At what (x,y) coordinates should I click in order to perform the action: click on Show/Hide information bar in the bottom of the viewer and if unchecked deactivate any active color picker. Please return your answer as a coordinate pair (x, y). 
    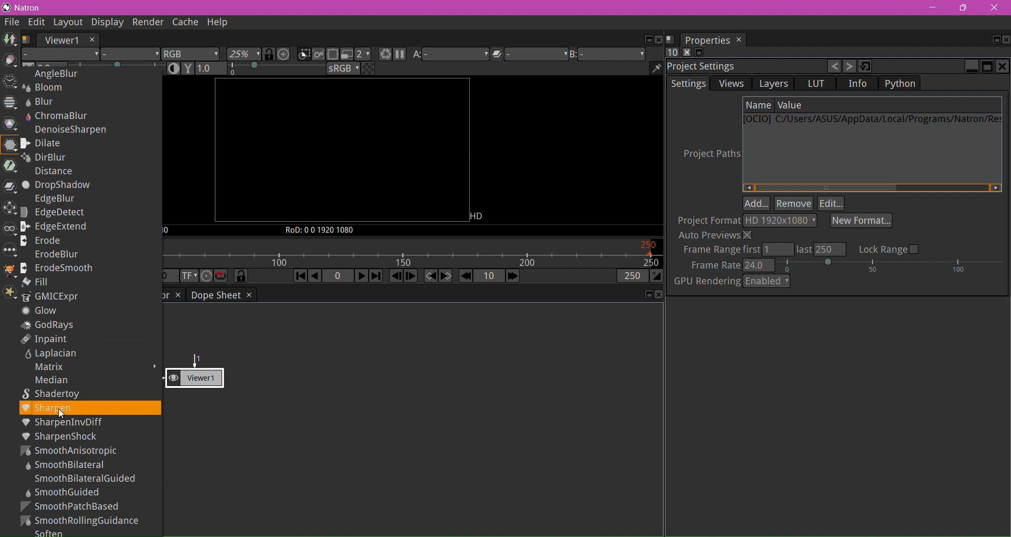
    Looking at the image, I should click on (656, 68).